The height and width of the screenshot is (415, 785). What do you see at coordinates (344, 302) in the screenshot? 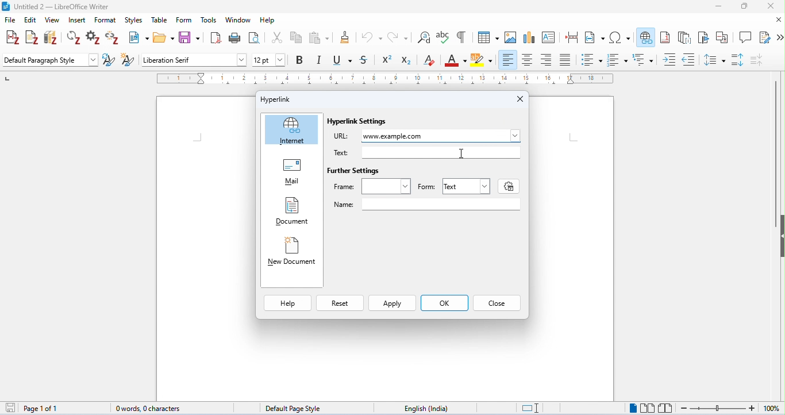
I see `Reset` at bounding box center [344, 302].